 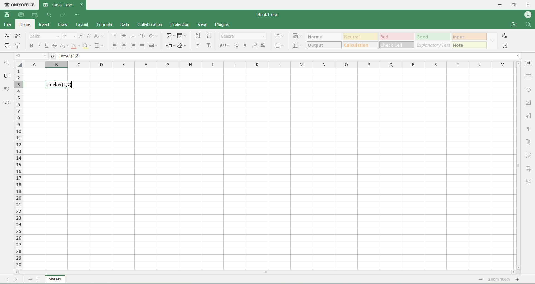 What do you see at coordinates (361, 45) in the screenshot?
I see `calculation` at bounding box center [361, 45].